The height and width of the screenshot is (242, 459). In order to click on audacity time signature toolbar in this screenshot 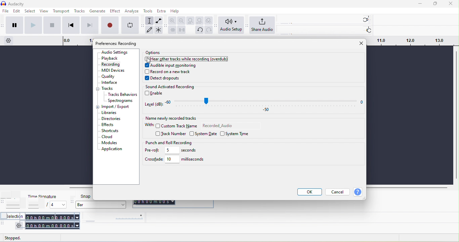, I will do `click(3, 202)`.